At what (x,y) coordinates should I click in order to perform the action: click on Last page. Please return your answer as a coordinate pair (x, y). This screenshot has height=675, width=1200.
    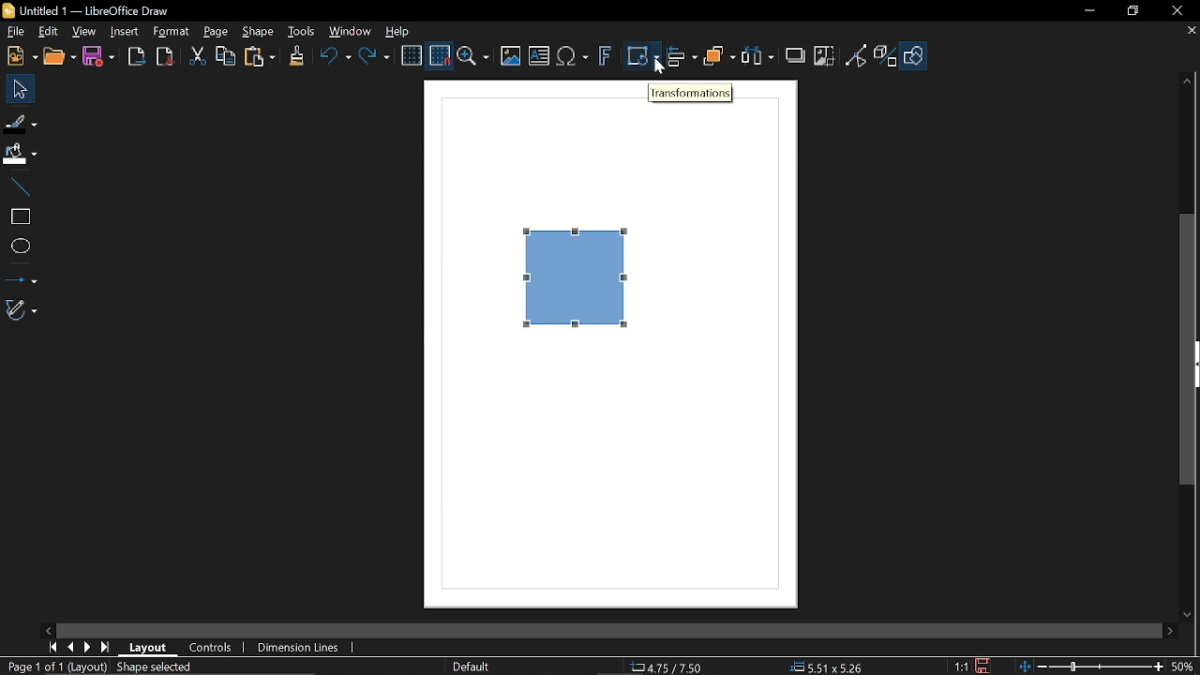
    Looking at the image, I should click on (105, 648).